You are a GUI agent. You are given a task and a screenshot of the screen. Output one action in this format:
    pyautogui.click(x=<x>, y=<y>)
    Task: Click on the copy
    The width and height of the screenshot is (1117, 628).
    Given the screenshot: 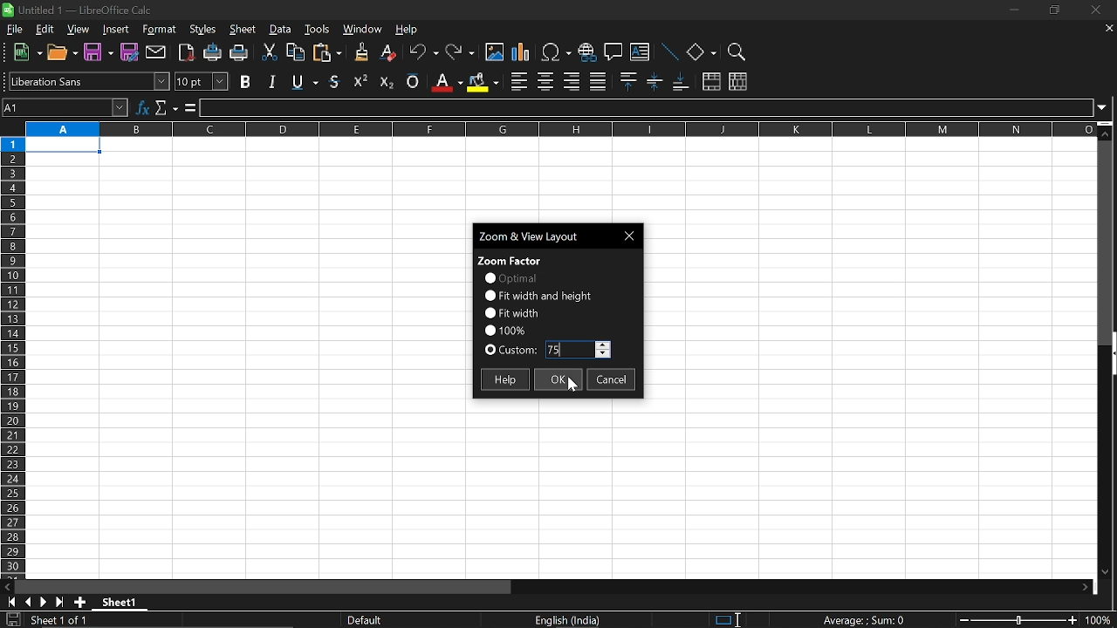 What is the action you would take?
    pyautogui.click(x=294, y=55)
    